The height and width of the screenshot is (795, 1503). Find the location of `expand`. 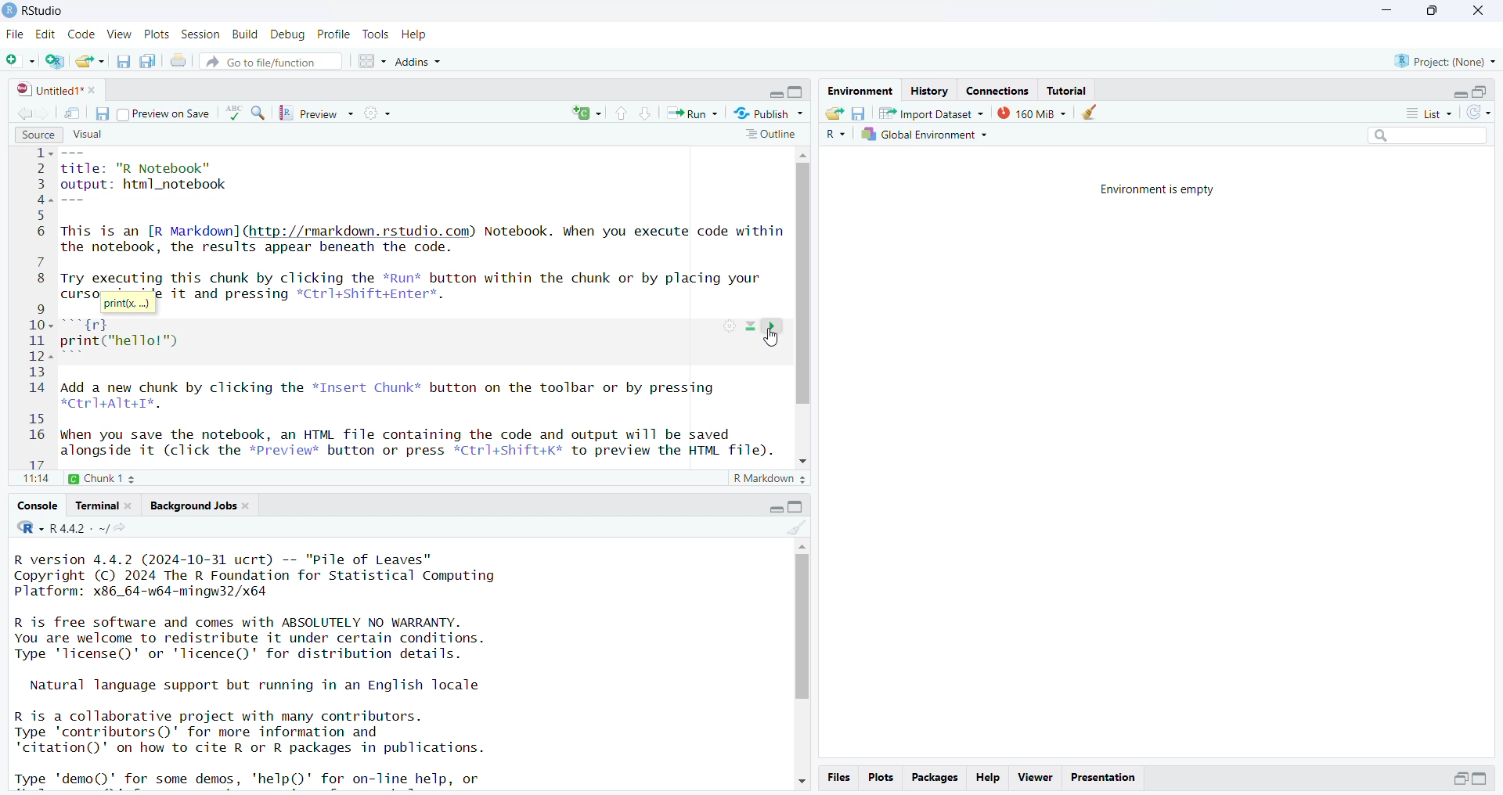

expand is located at coordinates (1483, 779).